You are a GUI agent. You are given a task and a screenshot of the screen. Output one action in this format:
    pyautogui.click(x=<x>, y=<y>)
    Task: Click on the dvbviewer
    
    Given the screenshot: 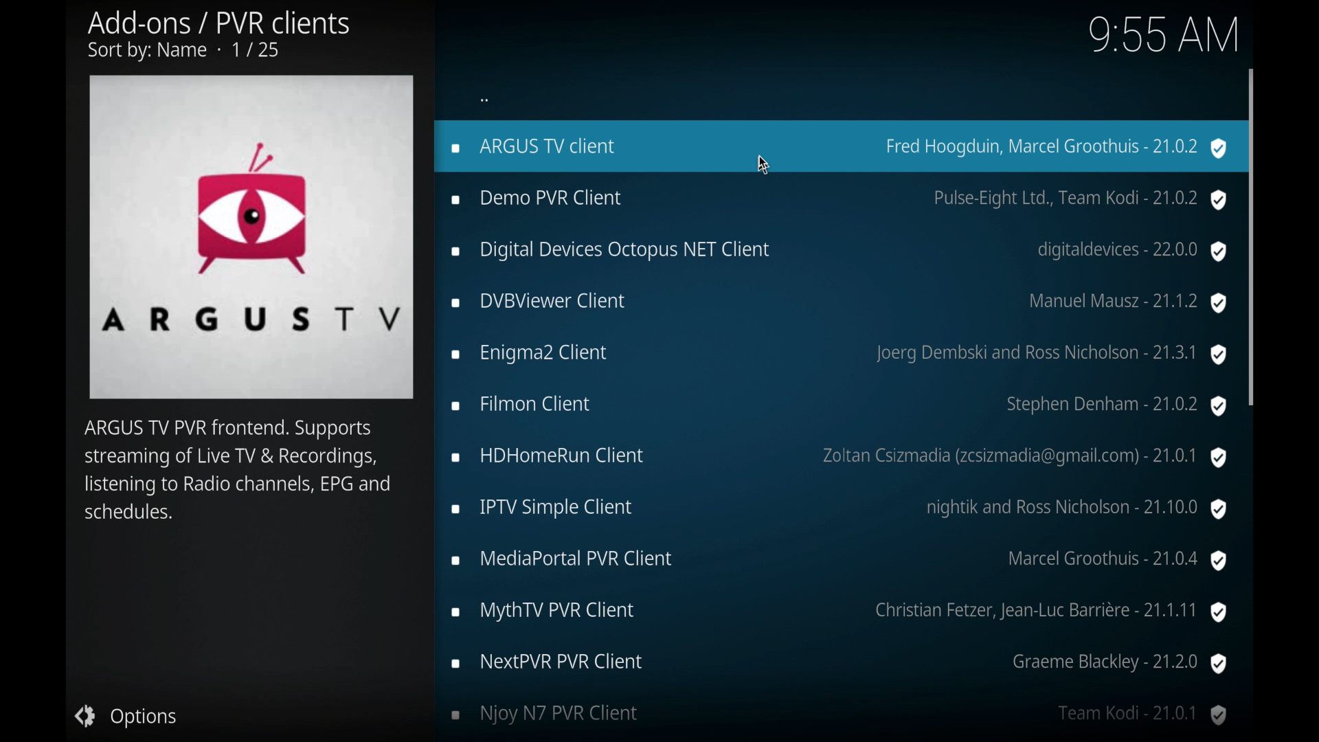 What is the action you would take?
    pyautogui.click(x=839, y=303)
    